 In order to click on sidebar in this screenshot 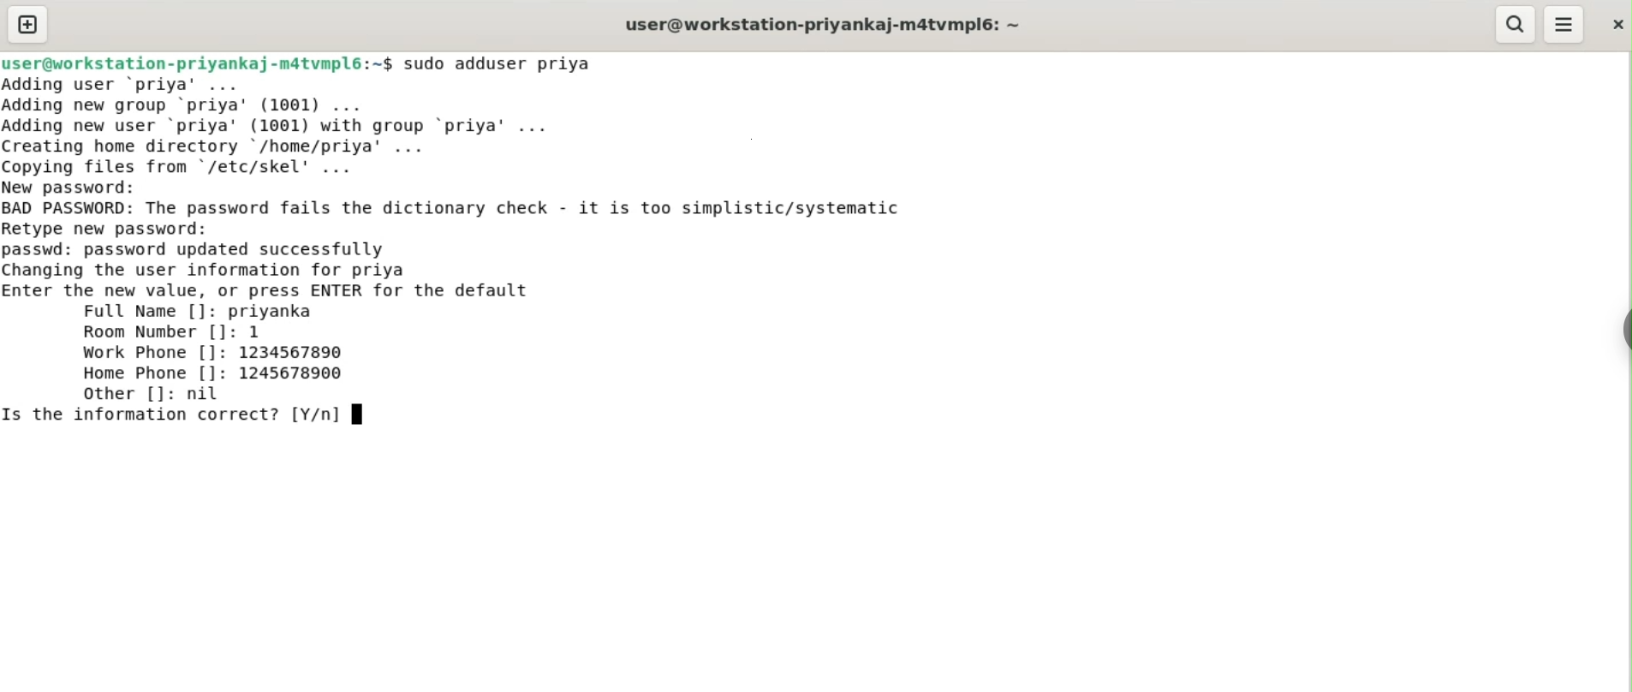, I will do `click(1623, 331)`.